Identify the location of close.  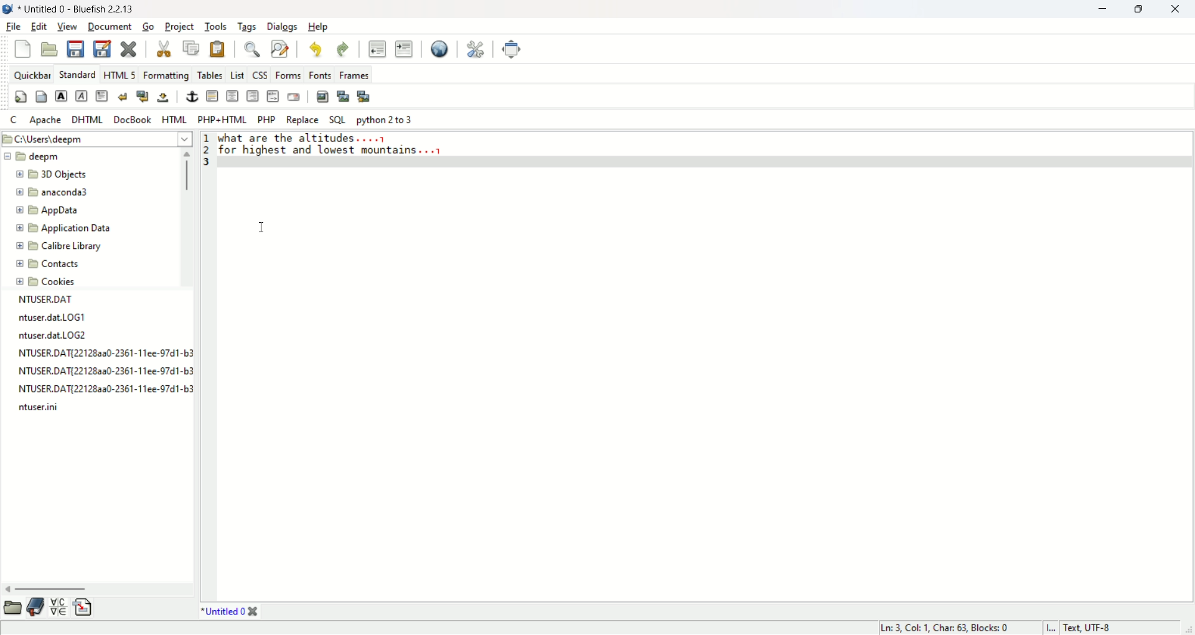
(131, 47).